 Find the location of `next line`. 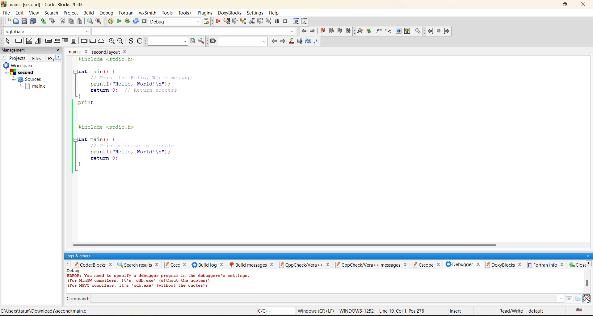

next line is located at coordinates (235, 21).